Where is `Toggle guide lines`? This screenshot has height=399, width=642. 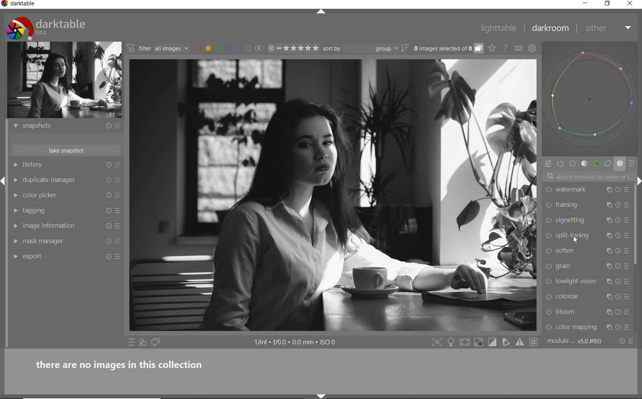
Toggle guide lines is located at coordinates (534, 342).